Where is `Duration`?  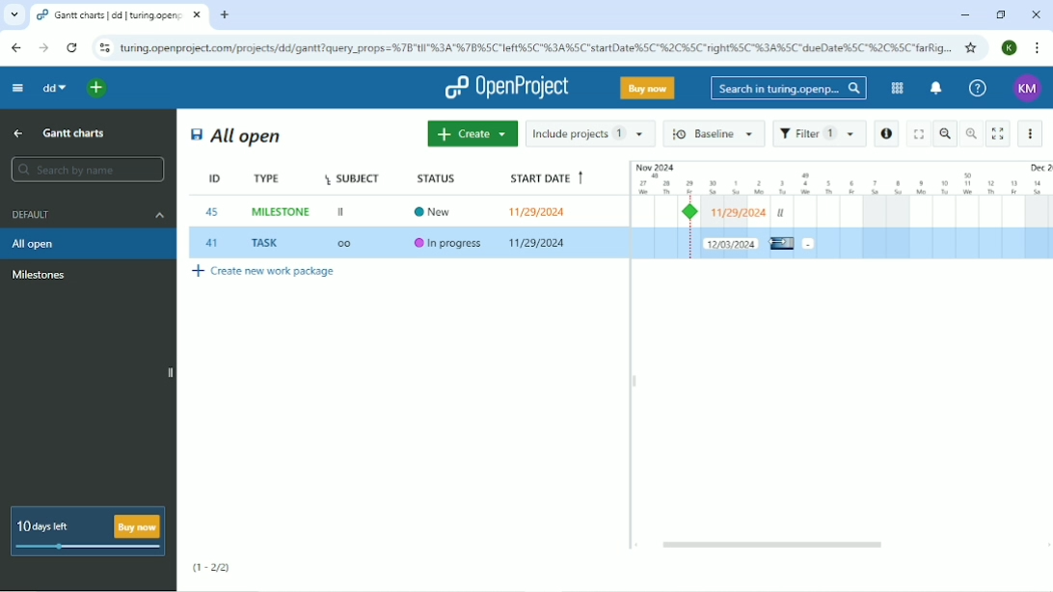 Duration is located at coordinates (841, 177).